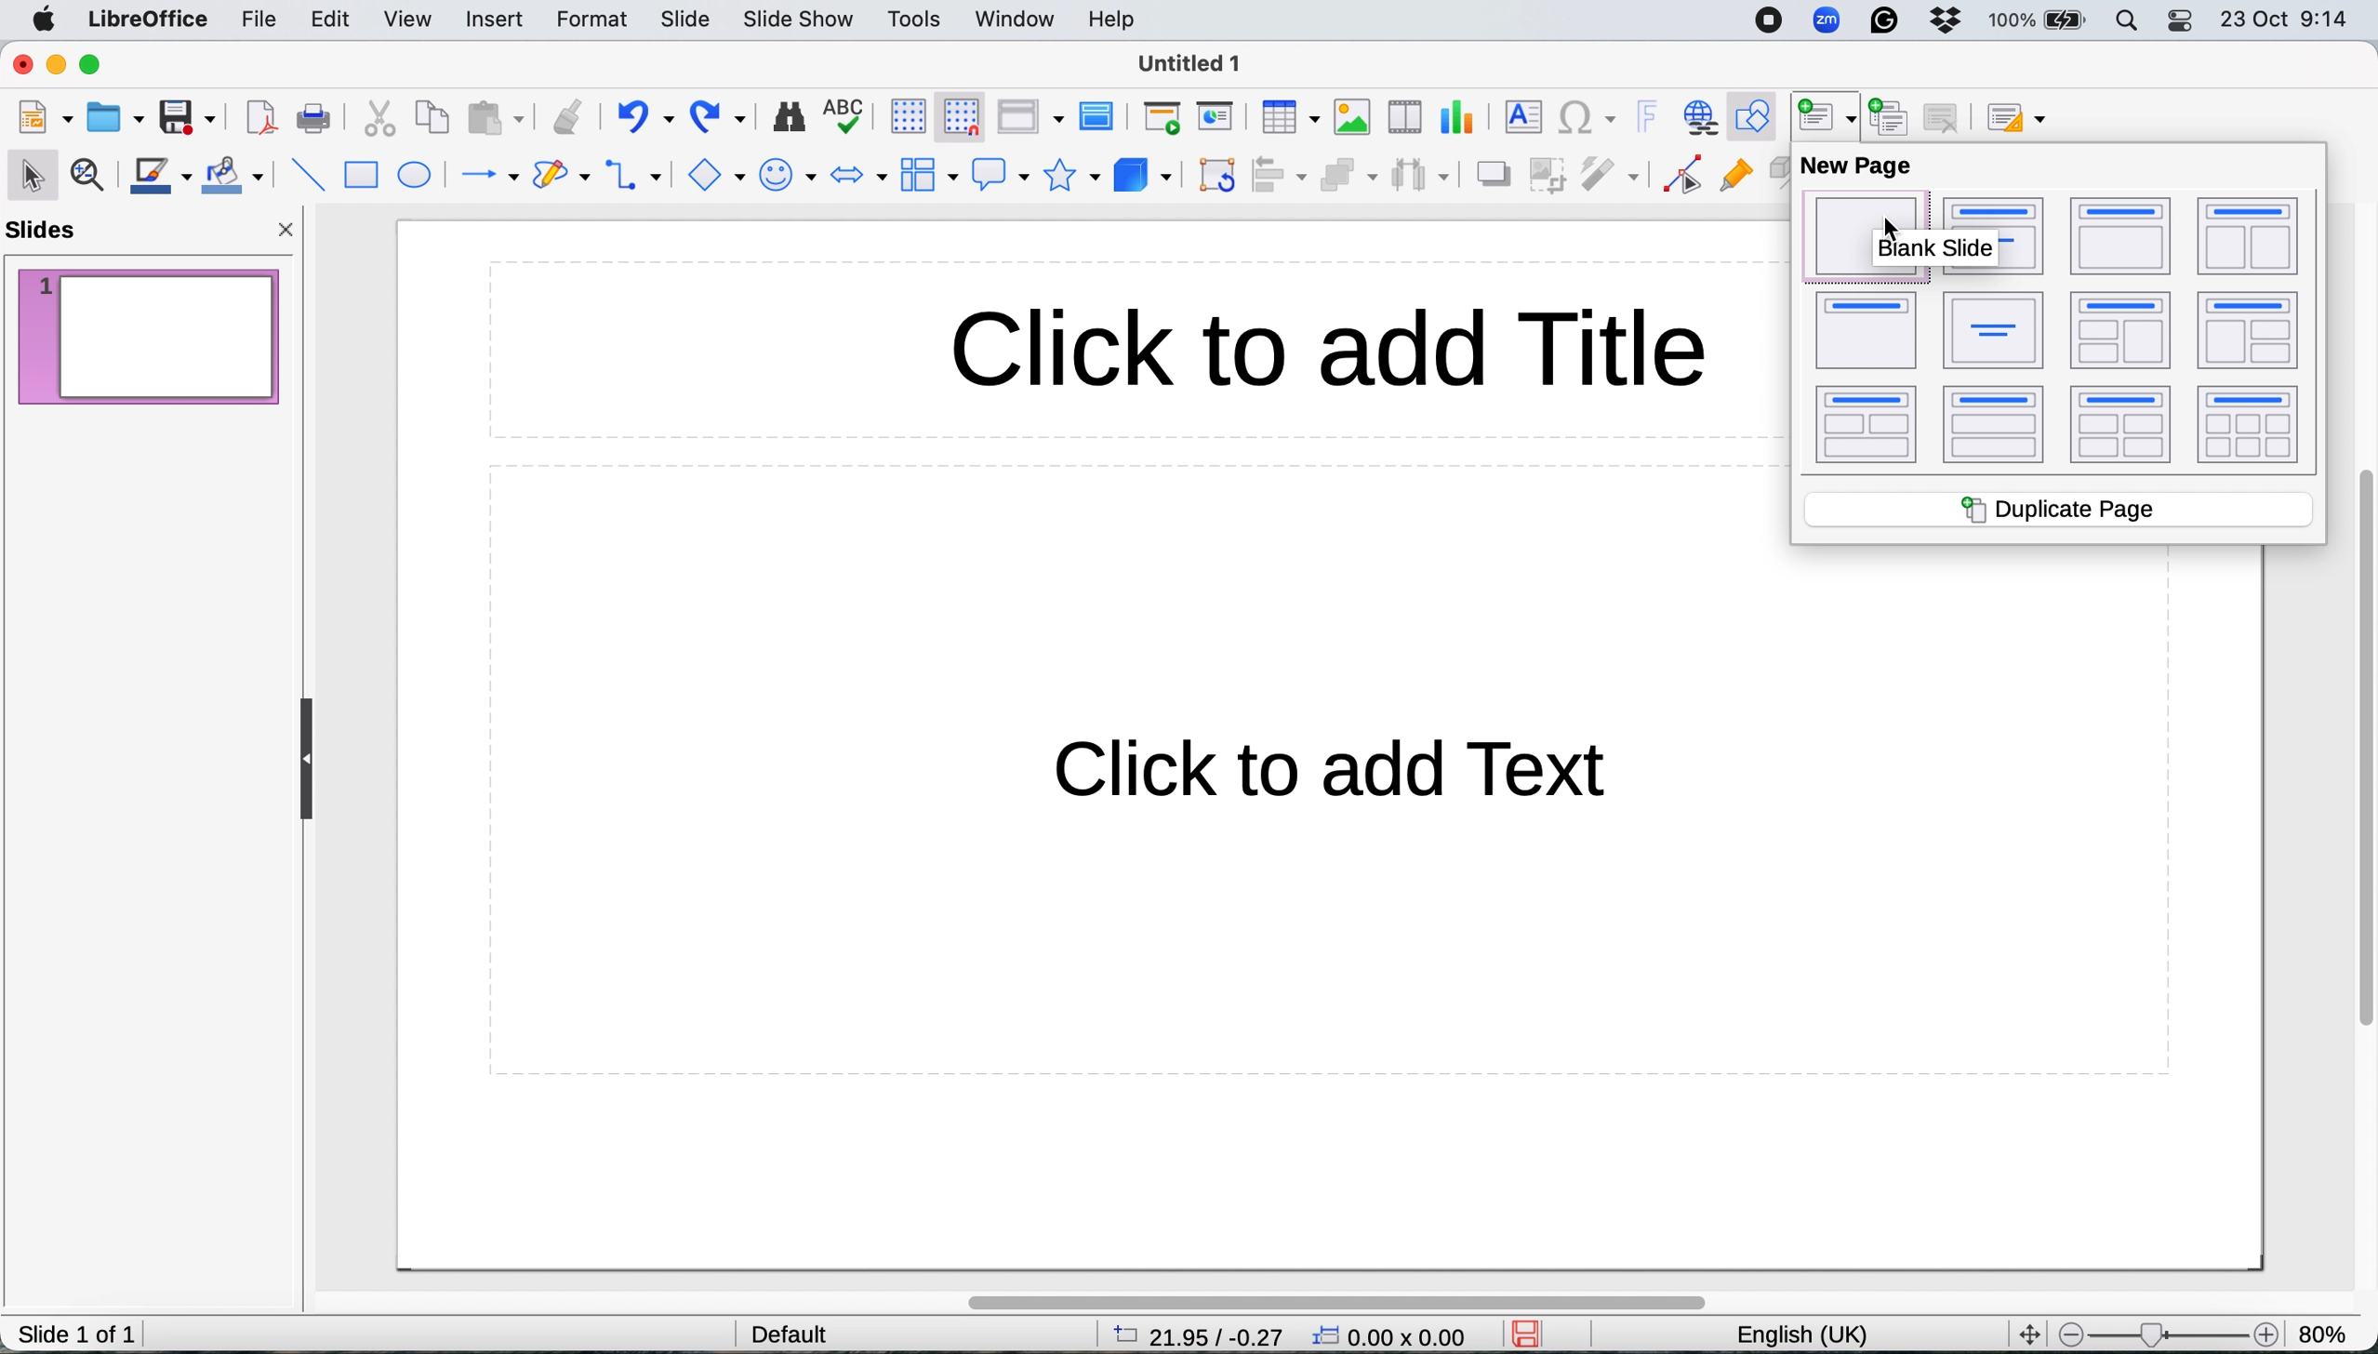 The image size is (2378, 1354). What do you see at coordinates (299, 761) in the screenshot?
I see `collapse` at bounding box center [299, 761].